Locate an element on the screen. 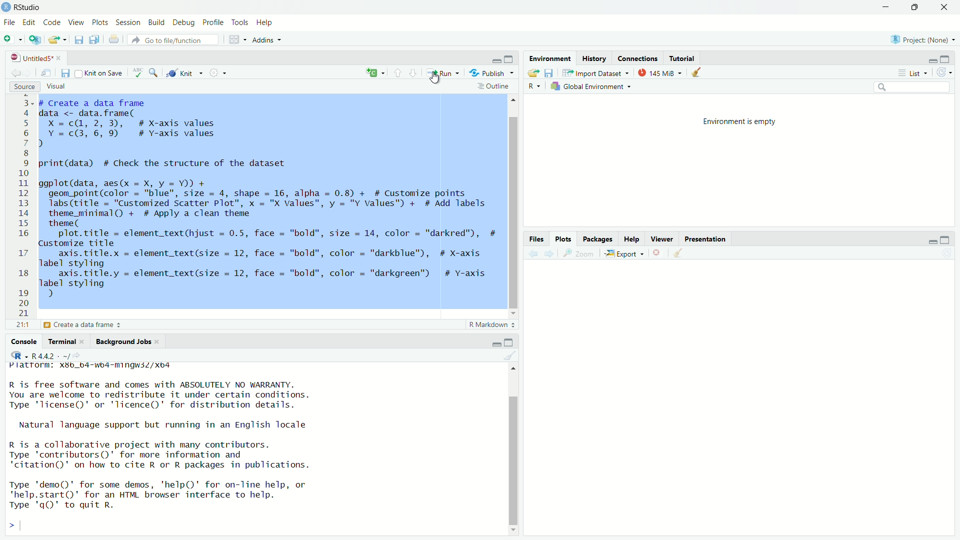 The height and width of the screenshot is (540, 960). Tutorial is located at coordinates (683, 59).